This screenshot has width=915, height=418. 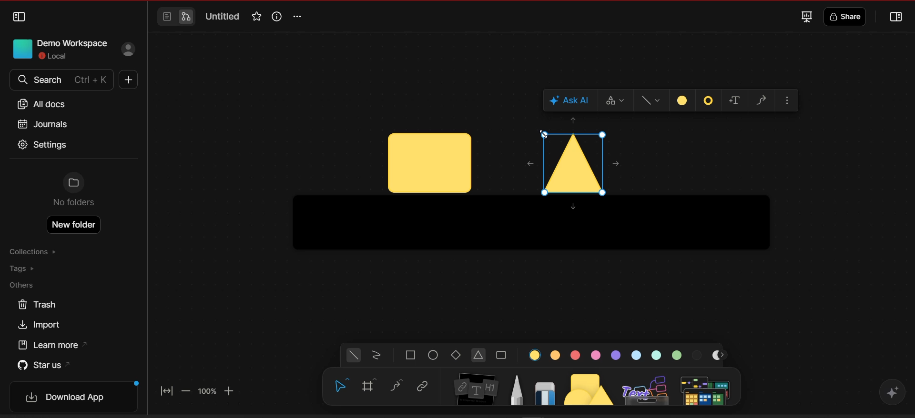 What do you see at coordinates (762, 99) in the screenshot?
I see `draw connector` at bounding box center [762, 99].